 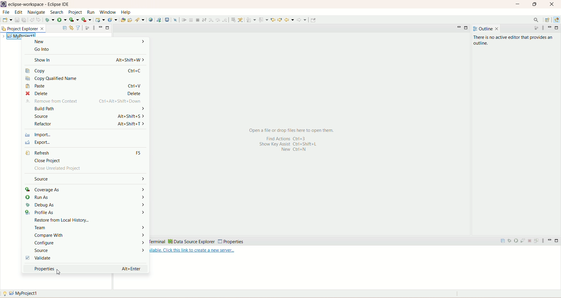 I want to click on navigate, so click(x=37, y=13).